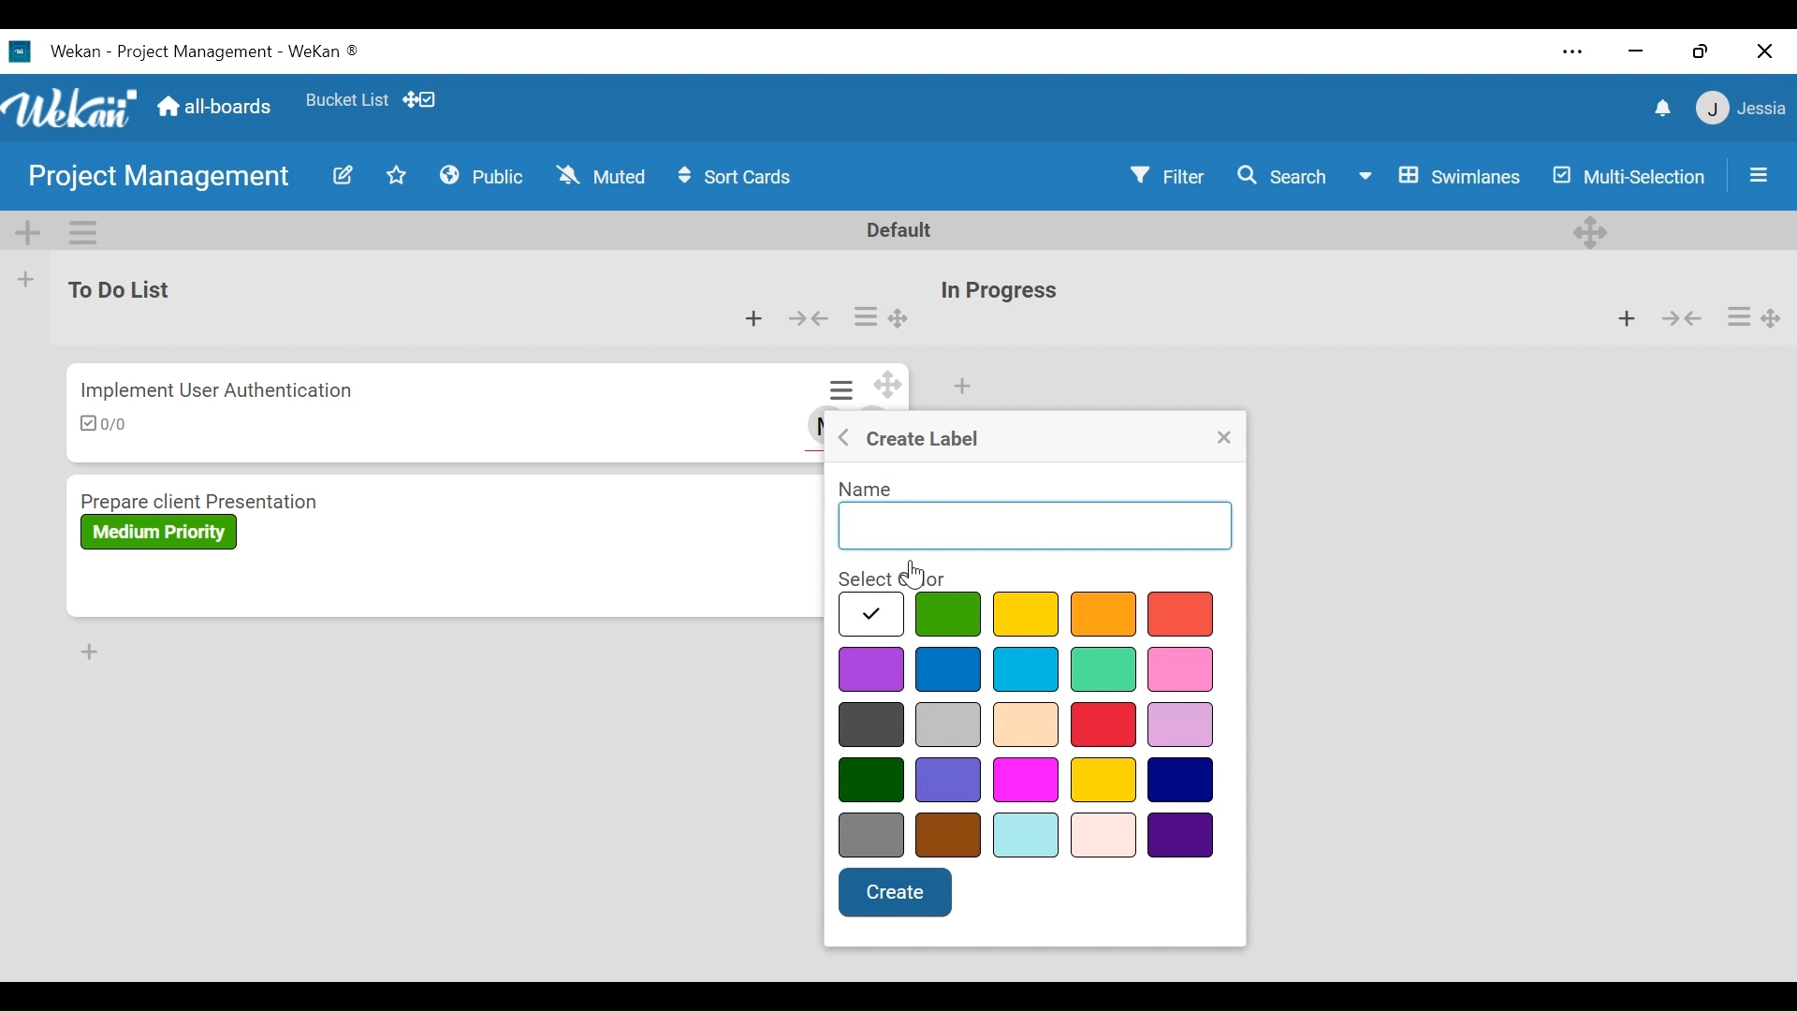 The image size is (1797, 1011). Describe the element at coordinates (961, 387) in the screenshot. I see `Add card to top of the list` at that location.